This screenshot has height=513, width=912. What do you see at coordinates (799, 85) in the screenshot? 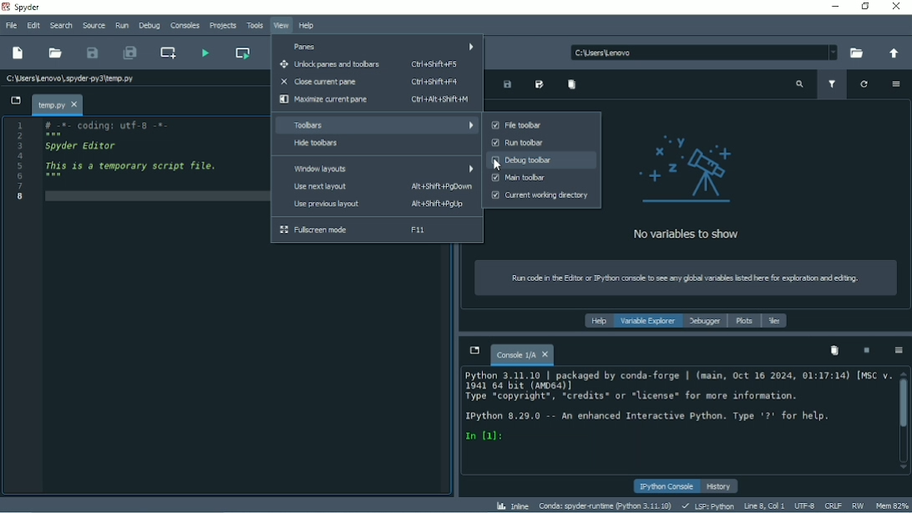
I see `Search variable names and types` at bounding box center [799, 85].